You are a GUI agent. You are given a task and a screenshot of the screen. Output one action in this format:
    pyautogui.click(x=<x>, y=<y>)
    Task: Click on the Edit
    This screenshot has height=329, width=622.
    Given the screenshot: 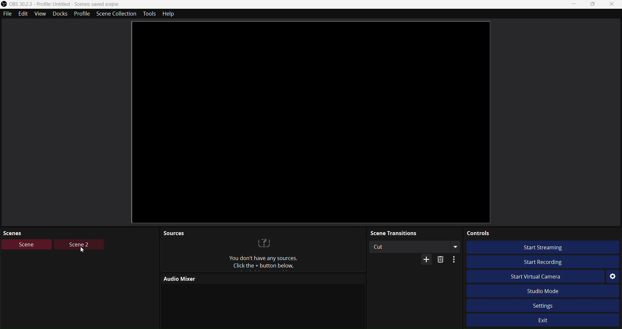 What is the action you would take?
    pyautogui.click(x=24, y=14)
    